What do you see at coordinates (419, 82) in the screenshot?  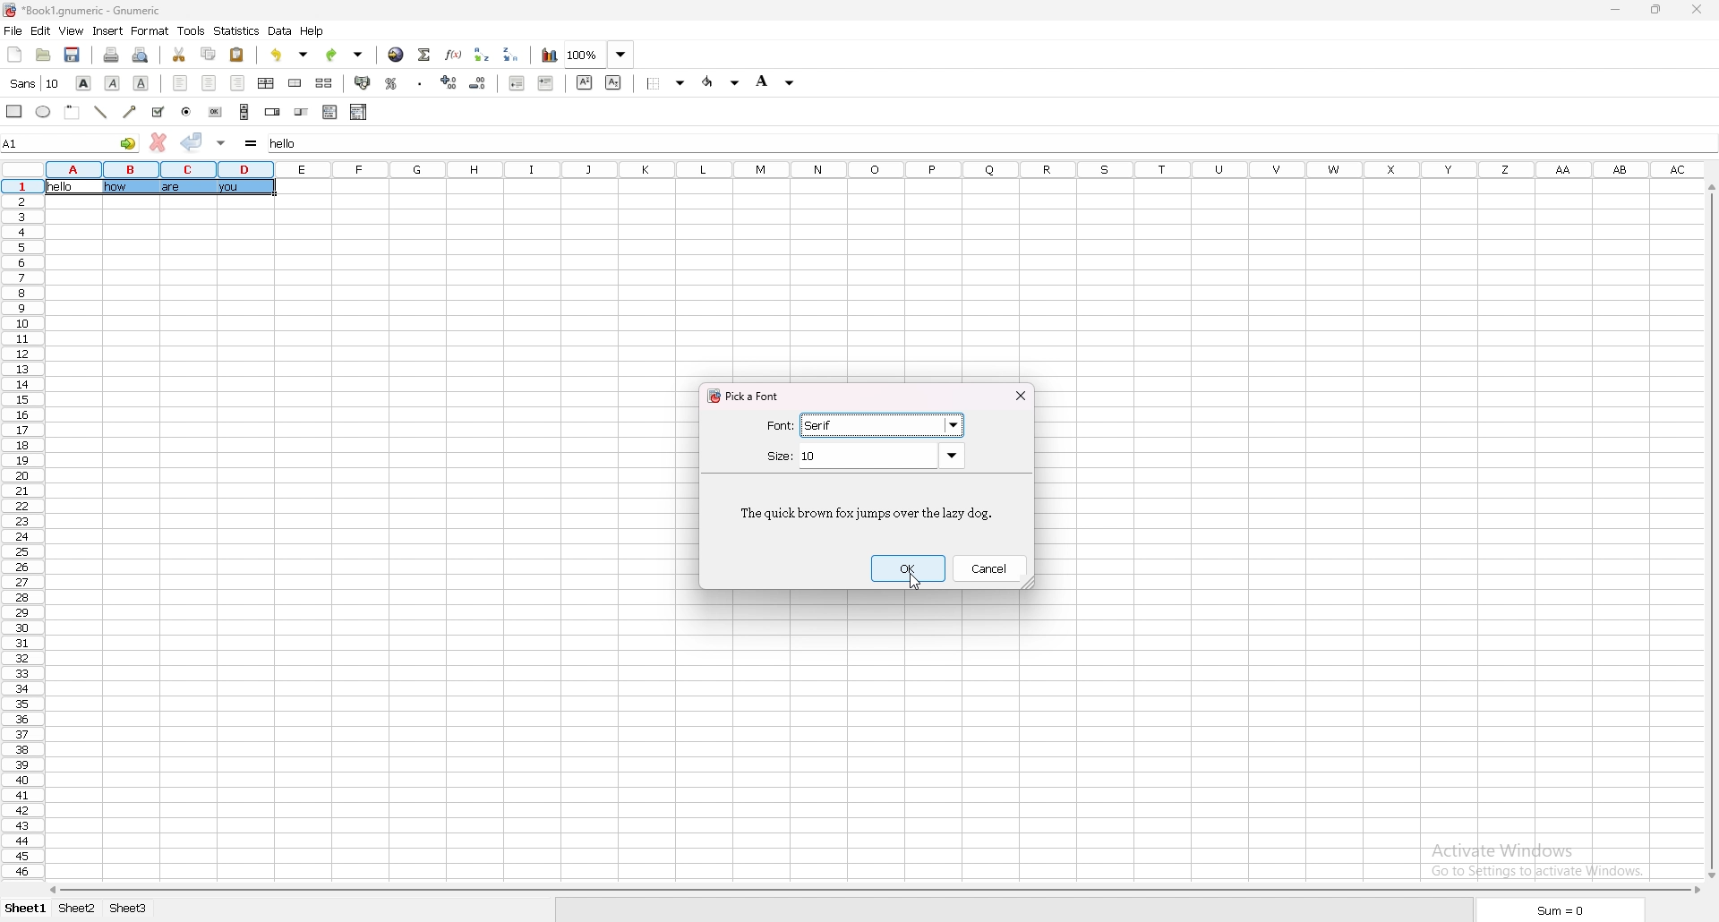 I see `thousand separator` at bounding box center [419, 82].